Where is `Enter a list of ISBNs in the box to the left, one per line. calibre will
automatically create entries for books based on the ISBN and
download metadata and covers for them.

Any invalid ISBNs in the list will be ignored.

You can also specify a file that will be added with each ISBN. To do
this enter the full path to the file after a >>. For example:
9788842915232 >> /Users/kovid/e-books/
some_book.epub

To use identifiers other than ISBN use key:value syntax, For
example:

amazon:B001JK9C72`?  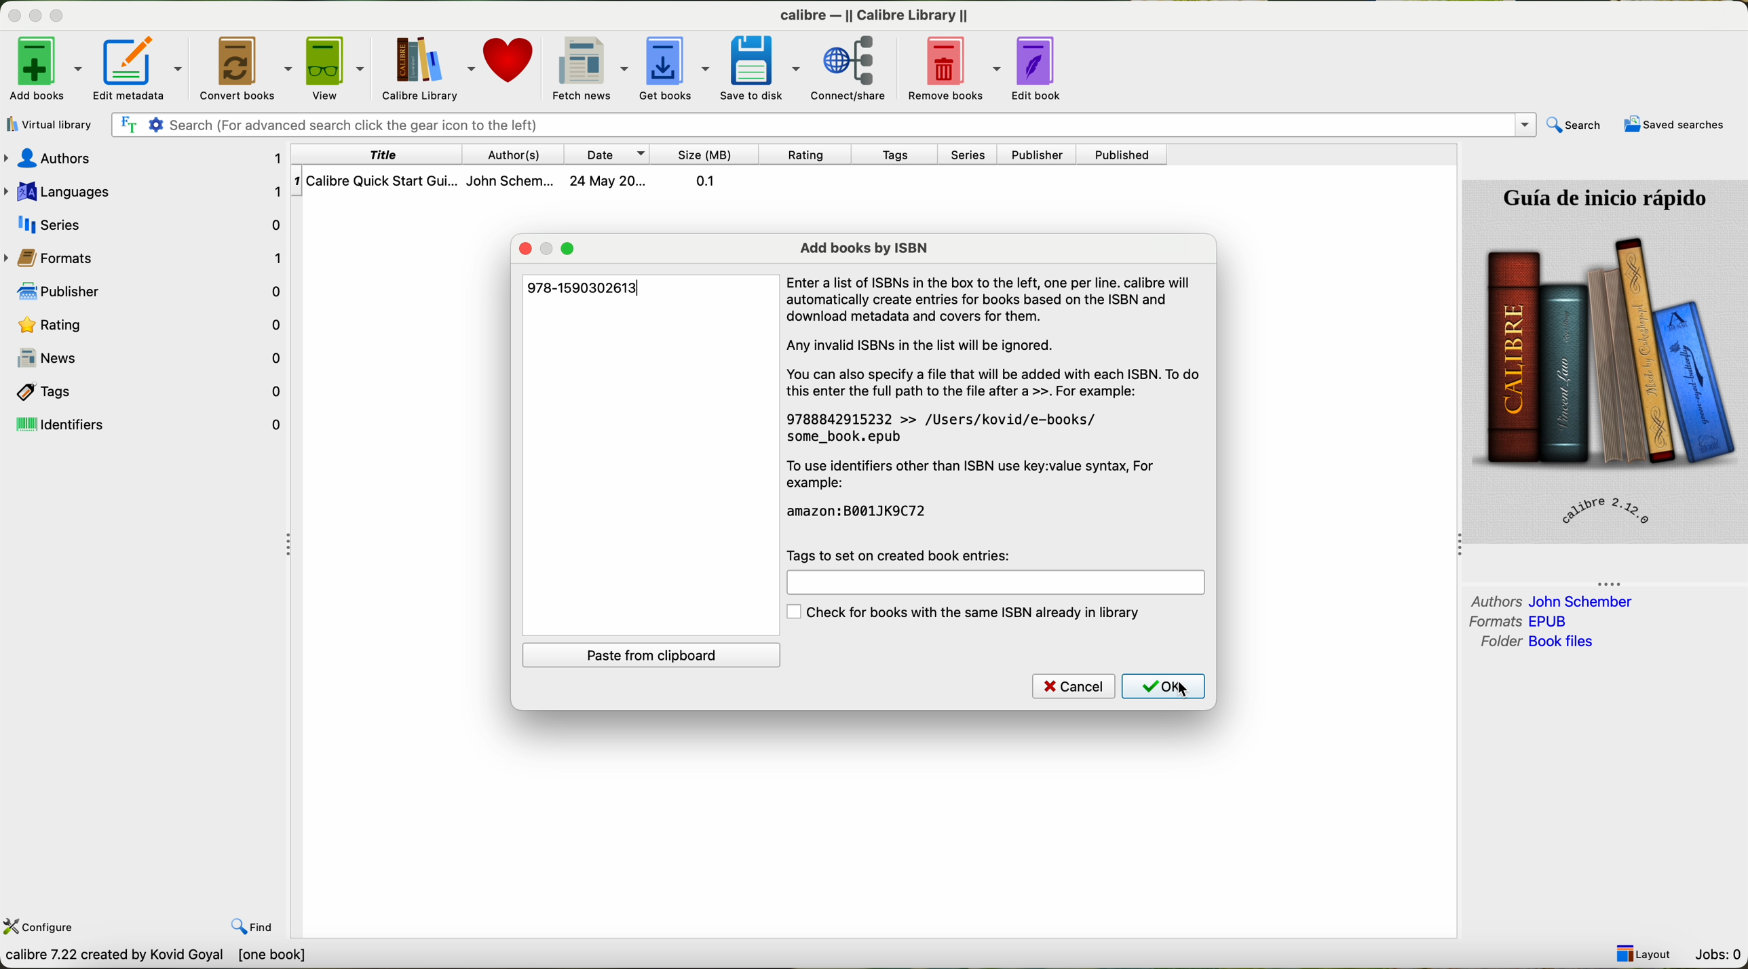 Enter a list of ISBNs in the box to the left, one per line. calibre will
automatically create entries for books based on the ISBN and
download metadata and covers for them.

Any invalid ISBNs in the list will be ignored.

You can also specify a file that will be added with each ISBN. To do
this enter the full path to the file after a >>. For example:
9788842915232 >> /Users/kovid/e-books/
some_book.epub

To use identifiers other than ISBN use key:value syntax, For
example:

amazon:B001JK9C72 is located at coordinates (1002, 401).